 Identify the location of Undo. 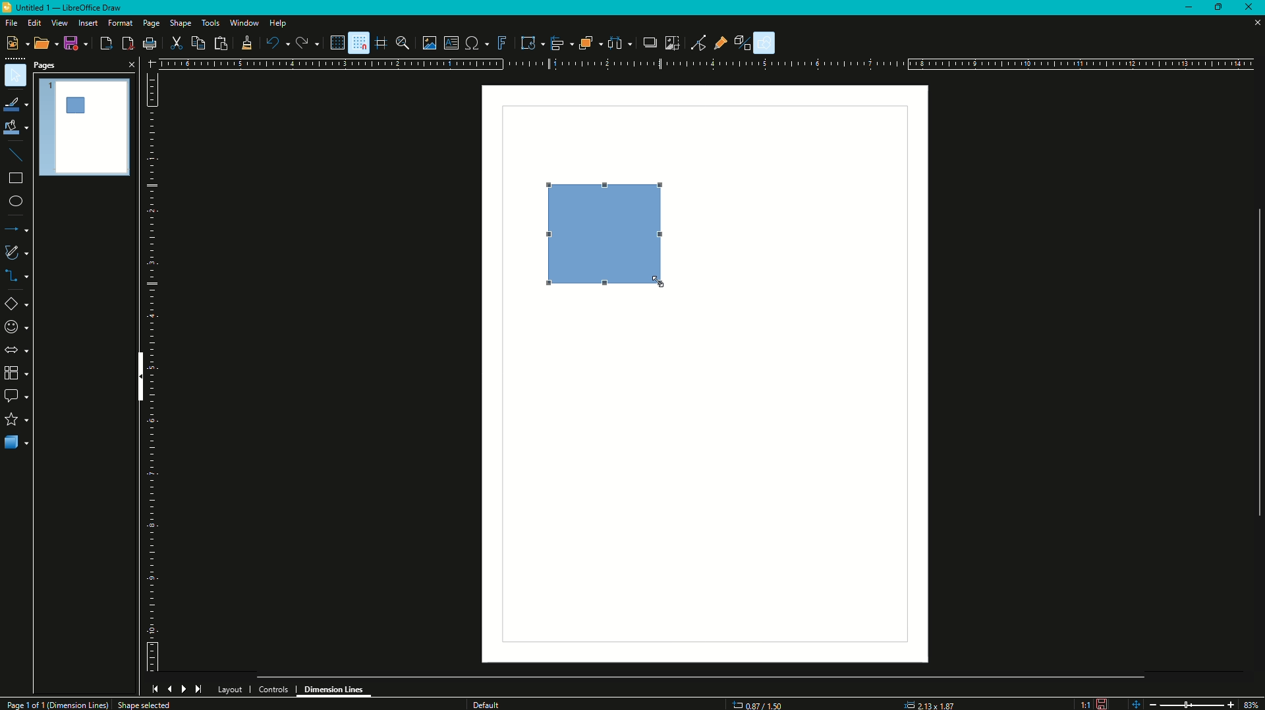
(277, 43).